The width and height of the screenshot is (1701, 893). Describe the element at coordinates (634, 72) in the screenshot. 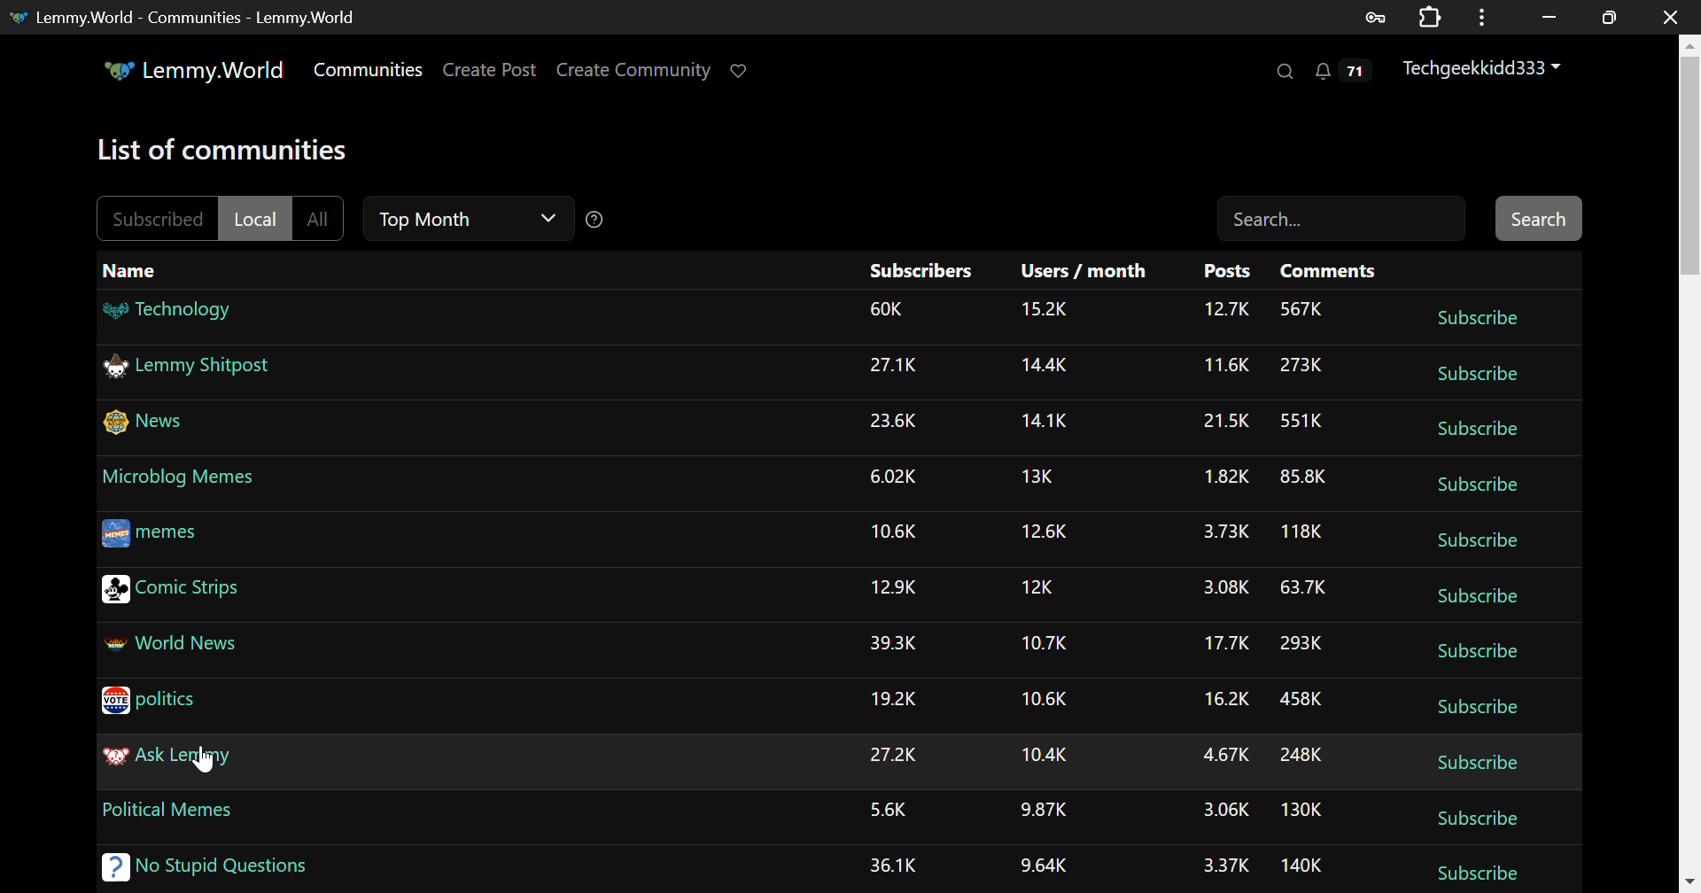

I see `Create Community` at that location.